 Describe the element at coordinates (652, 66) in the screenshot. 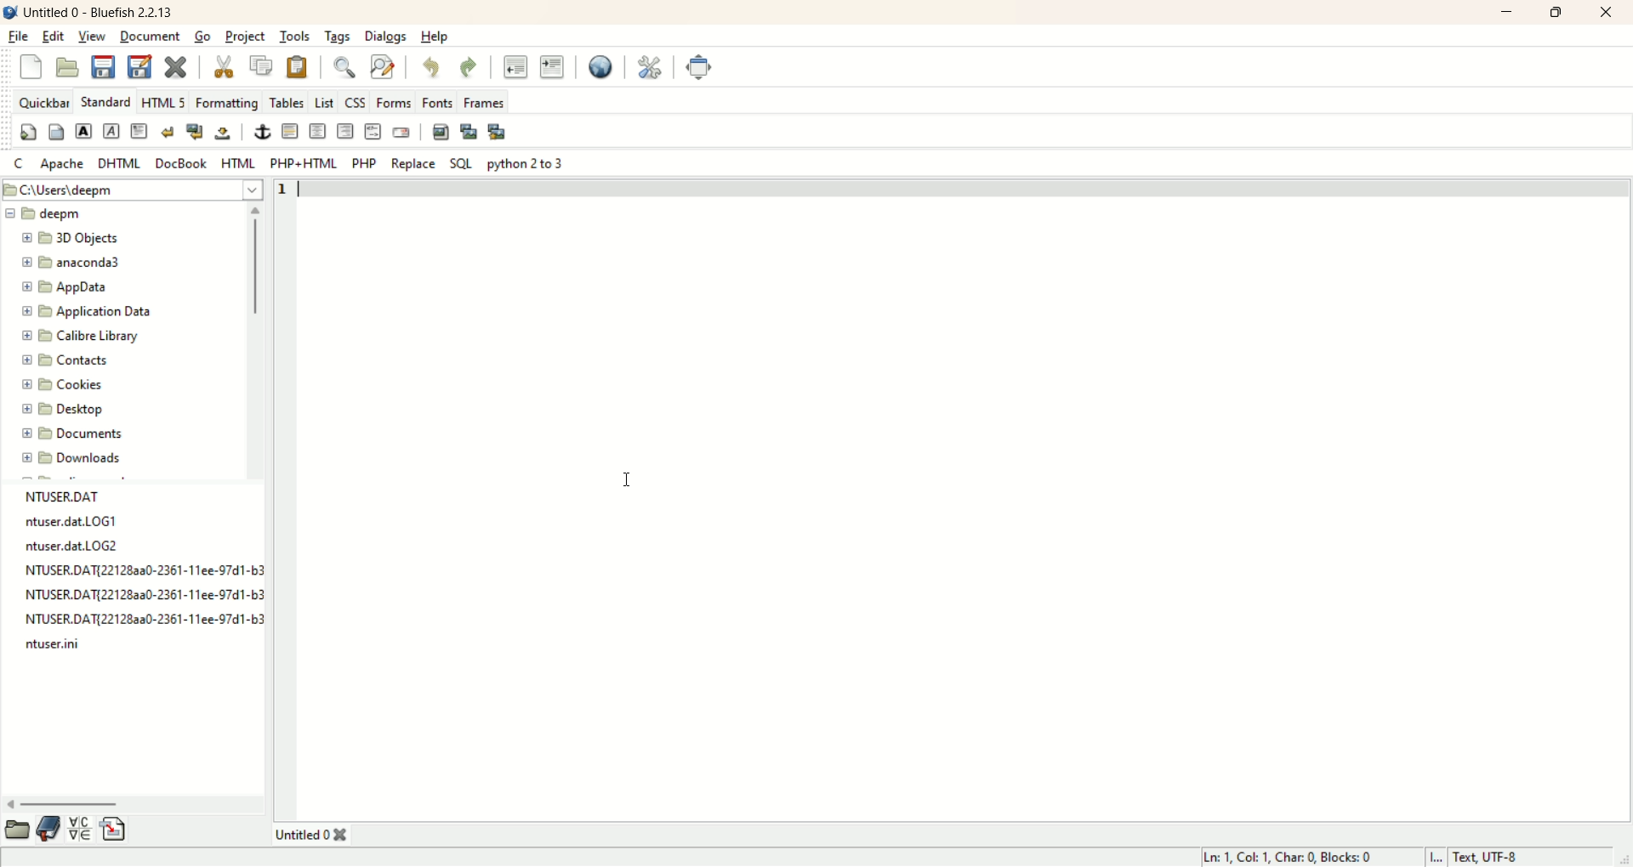

I see `edit preferences` at that location.